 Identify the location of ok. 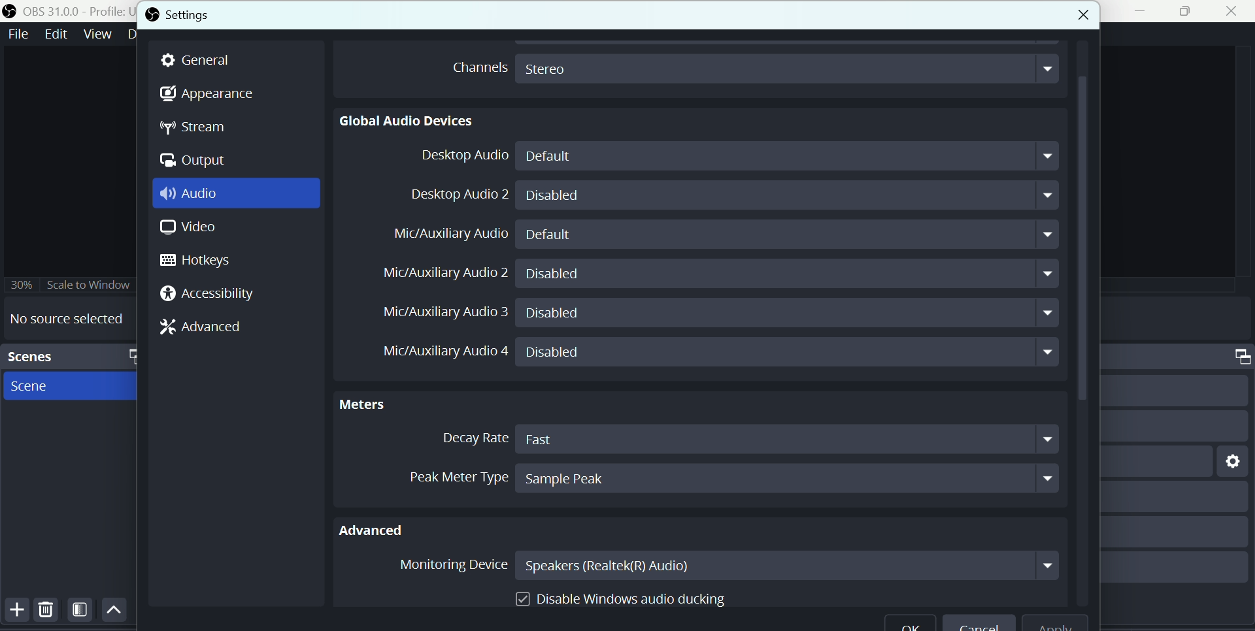
(910, 625).